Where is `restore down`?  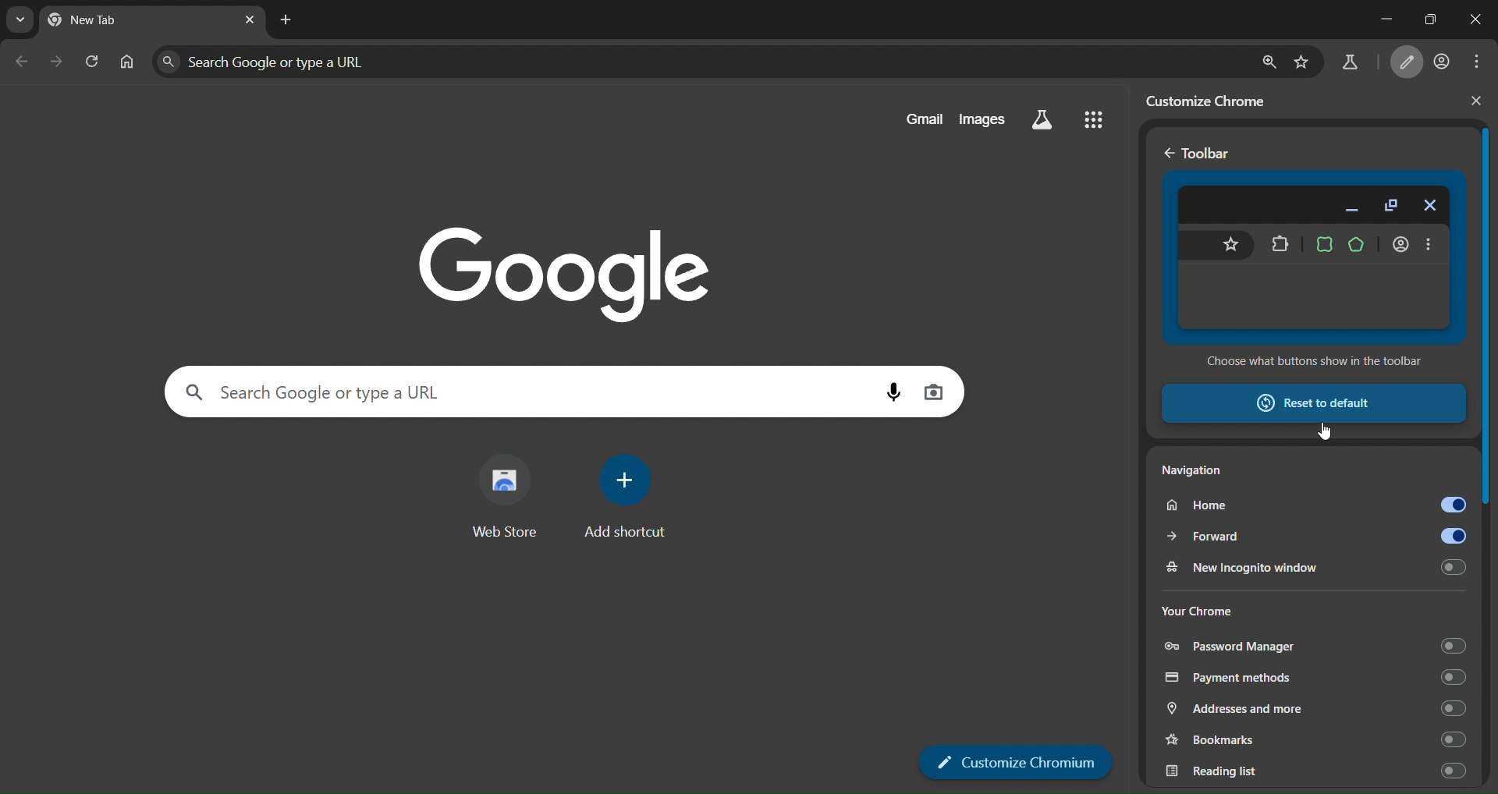 restore down is located at coordinates (1432, 20).